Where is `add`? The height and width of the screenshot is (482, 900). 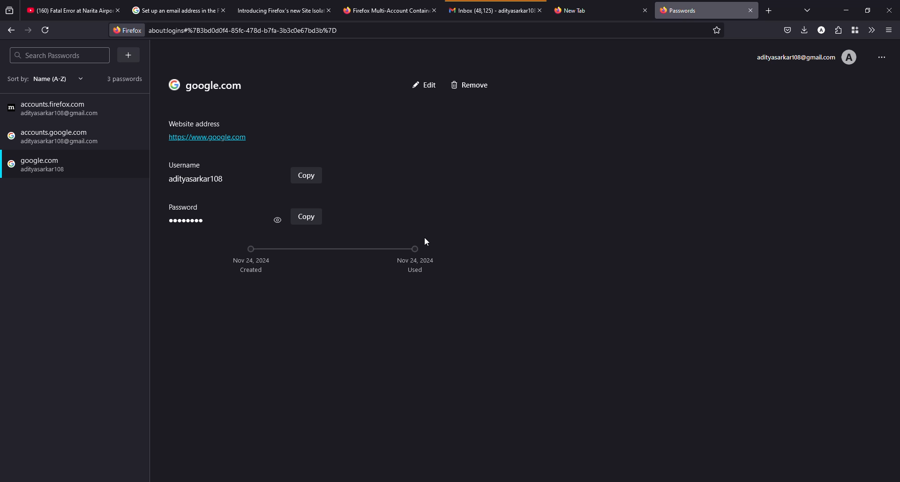
add is located at coordinates (211, 85).